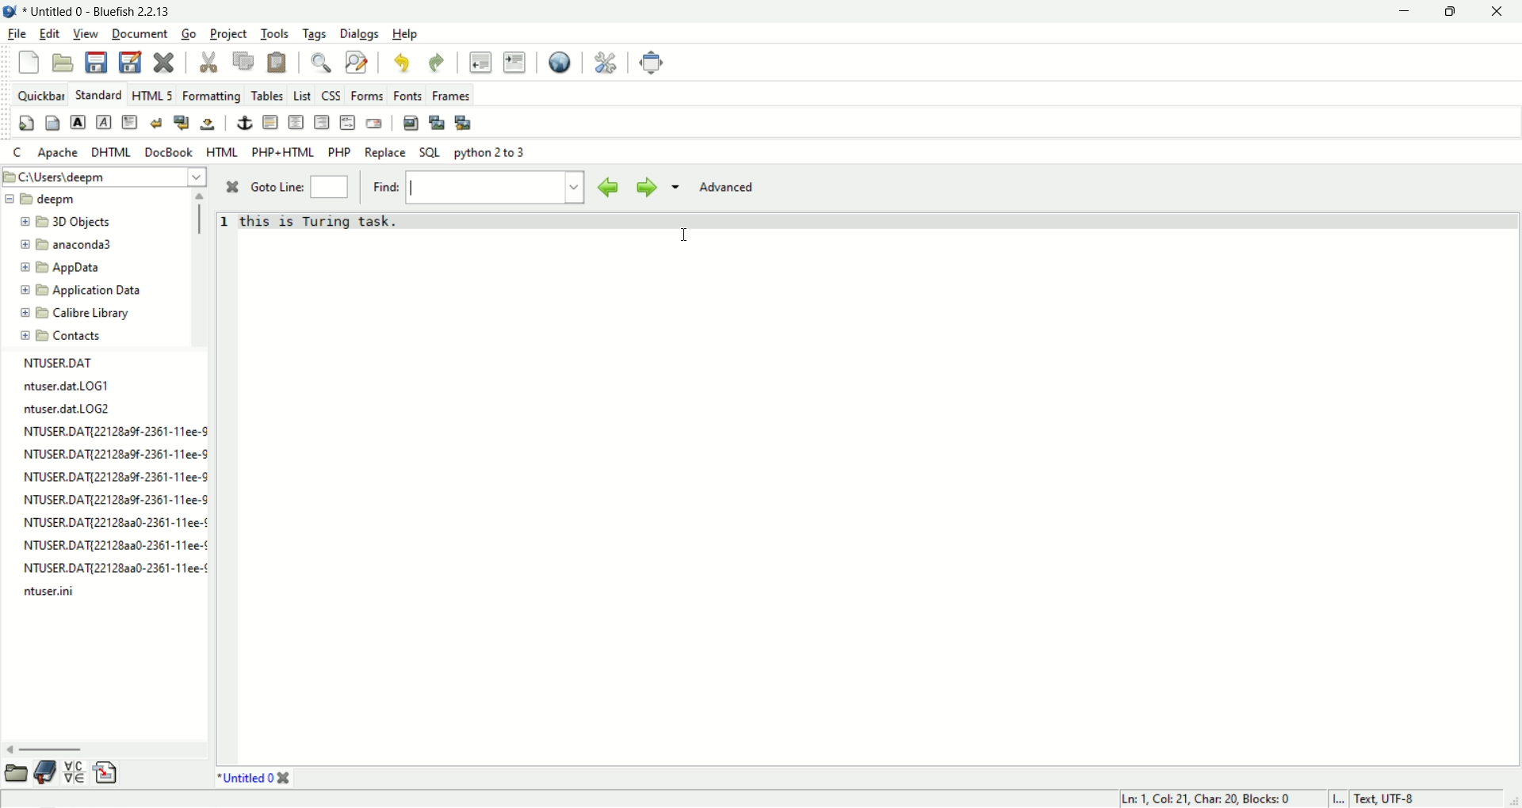 This screenshot has width=1522, height=808. What do you see at coordinates (411, 124) in the screenshot?
I see `insert image` at bounding box center [411, 124].